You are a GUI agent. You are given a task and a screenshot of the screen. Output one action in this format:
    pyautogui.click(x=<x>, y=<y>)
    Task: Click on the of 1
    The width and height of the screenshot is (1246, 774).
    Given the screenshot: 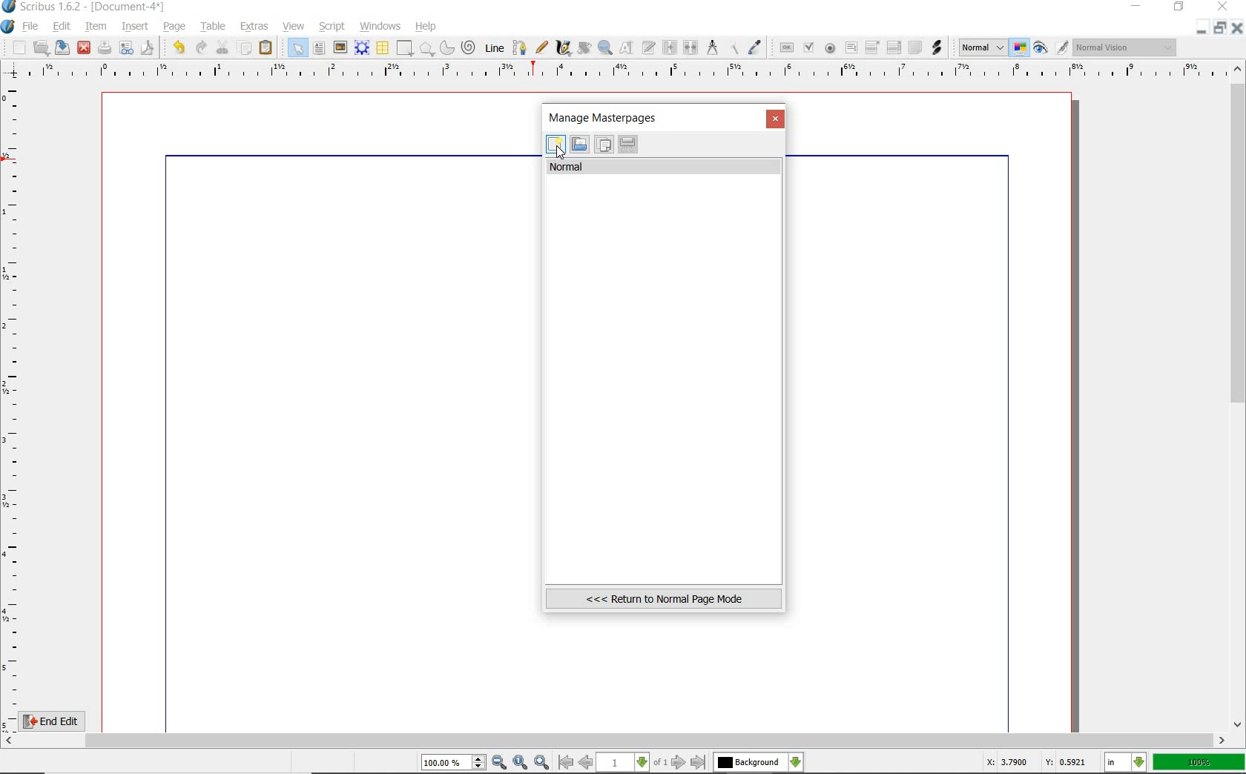 What is the action you would take?
    pyautogui.click(x=660, y=763)
    